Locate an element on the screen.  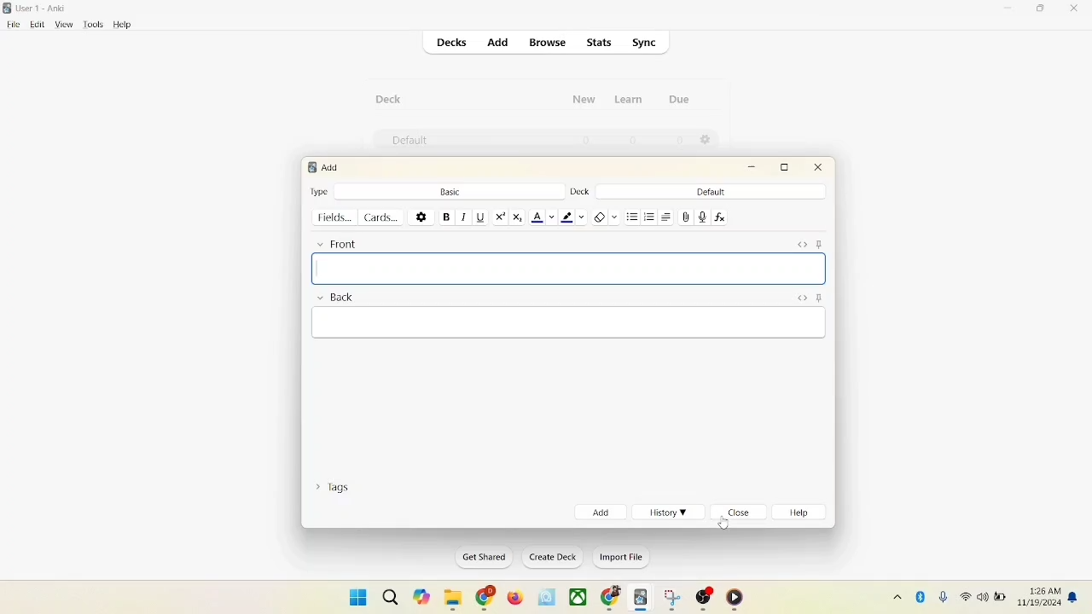
text color is located at coordinates (543, 217).